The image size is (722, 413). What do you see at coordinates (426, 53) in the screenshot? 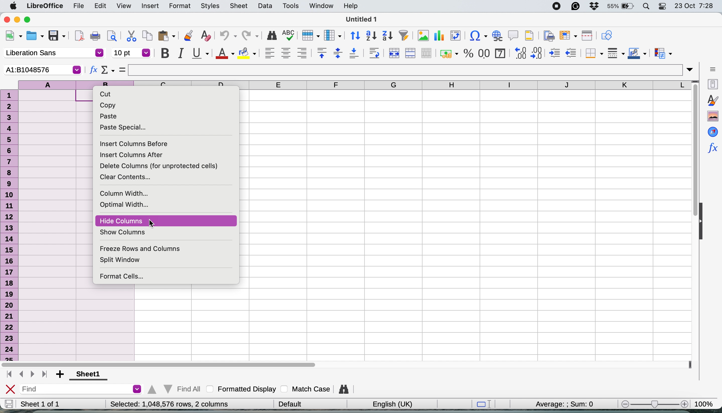
I see `unmerge` at bounding box center [426, 53].